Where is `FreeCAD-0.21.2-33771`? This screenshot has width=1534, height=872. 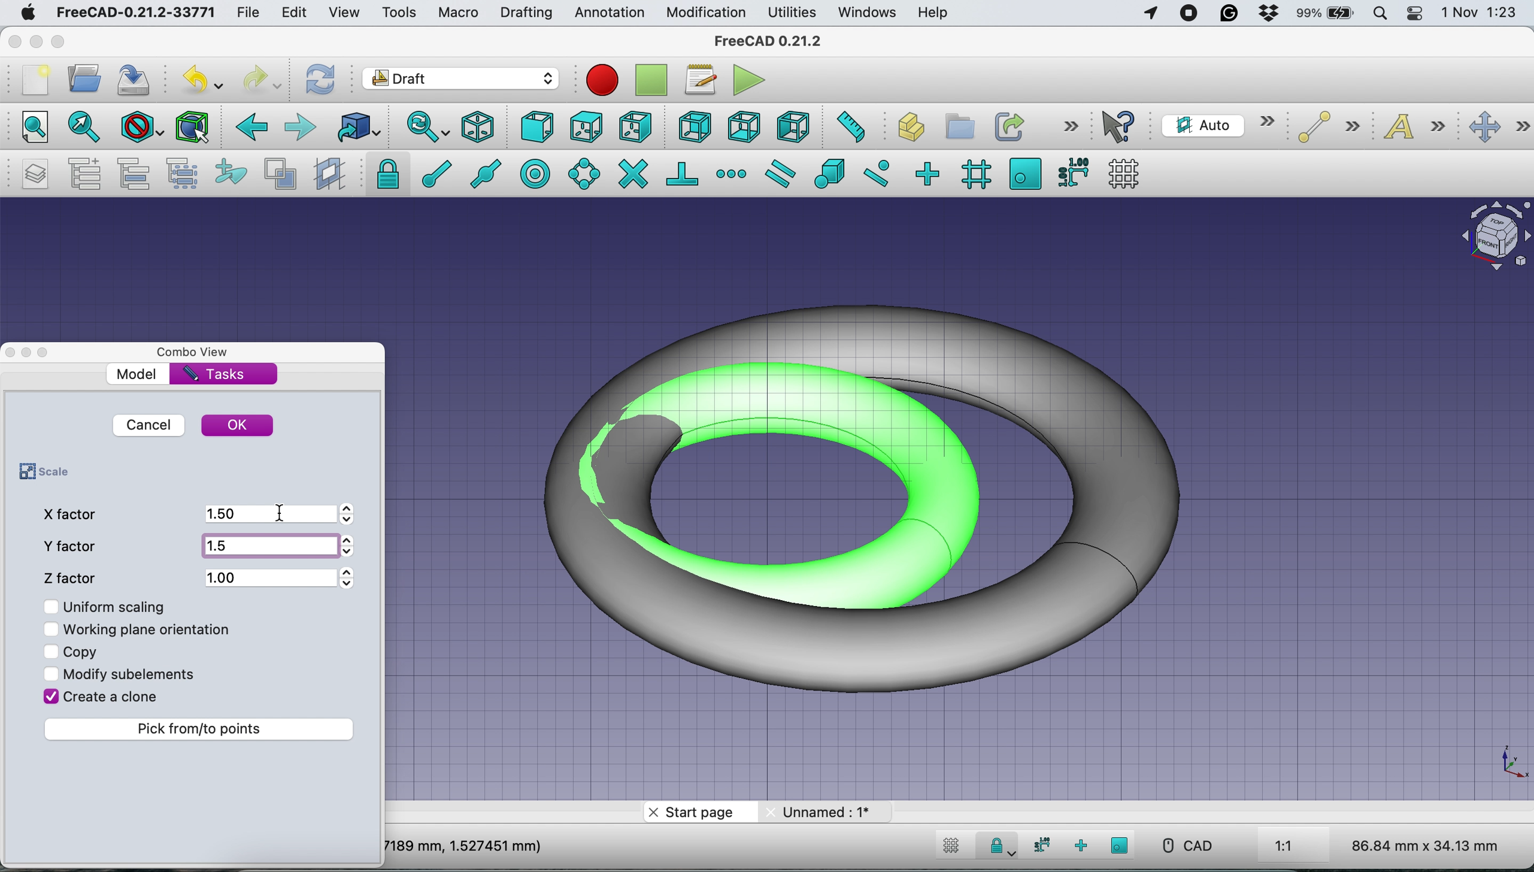
FreeCAD-0.21.2-33771 is located at coordinates (137, 11).